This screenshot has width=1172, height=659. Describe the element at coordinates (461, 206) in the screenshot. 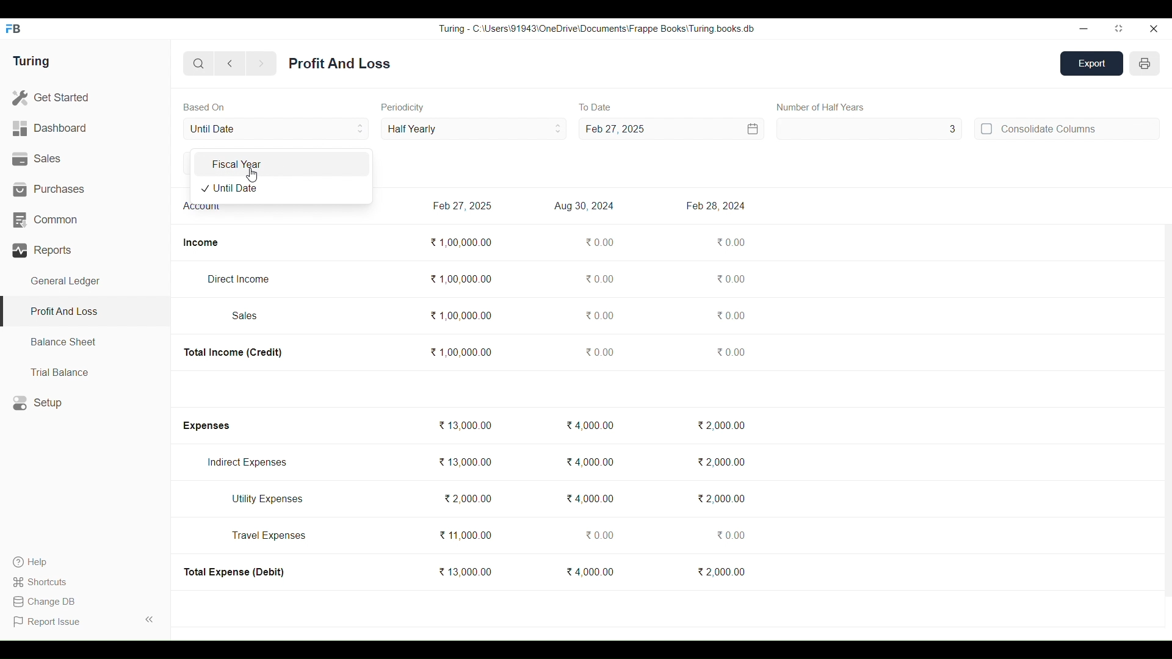

I see `Feb 27, 2025` at that location.